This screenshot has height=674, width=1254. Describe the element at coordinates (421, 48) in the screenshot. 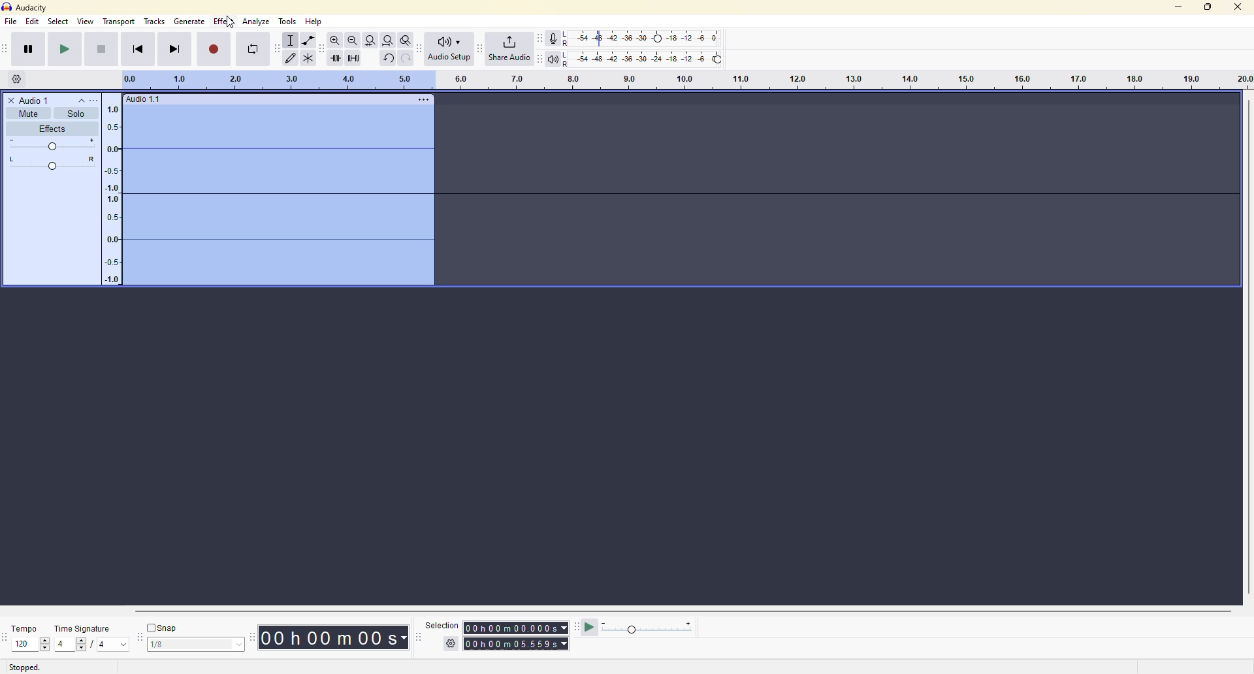

I see `audio setup toolbar` at that location.